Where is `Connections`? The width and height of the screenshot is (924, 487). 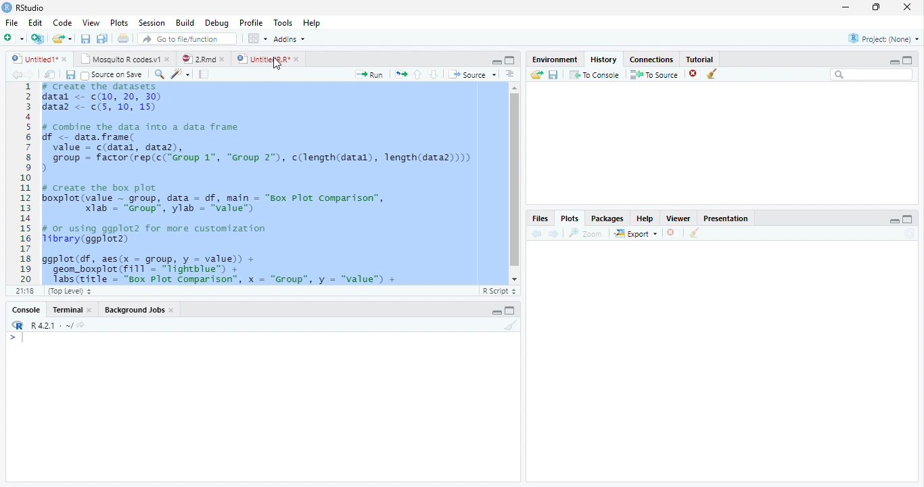 Connections is located at coordinates (651, 60).